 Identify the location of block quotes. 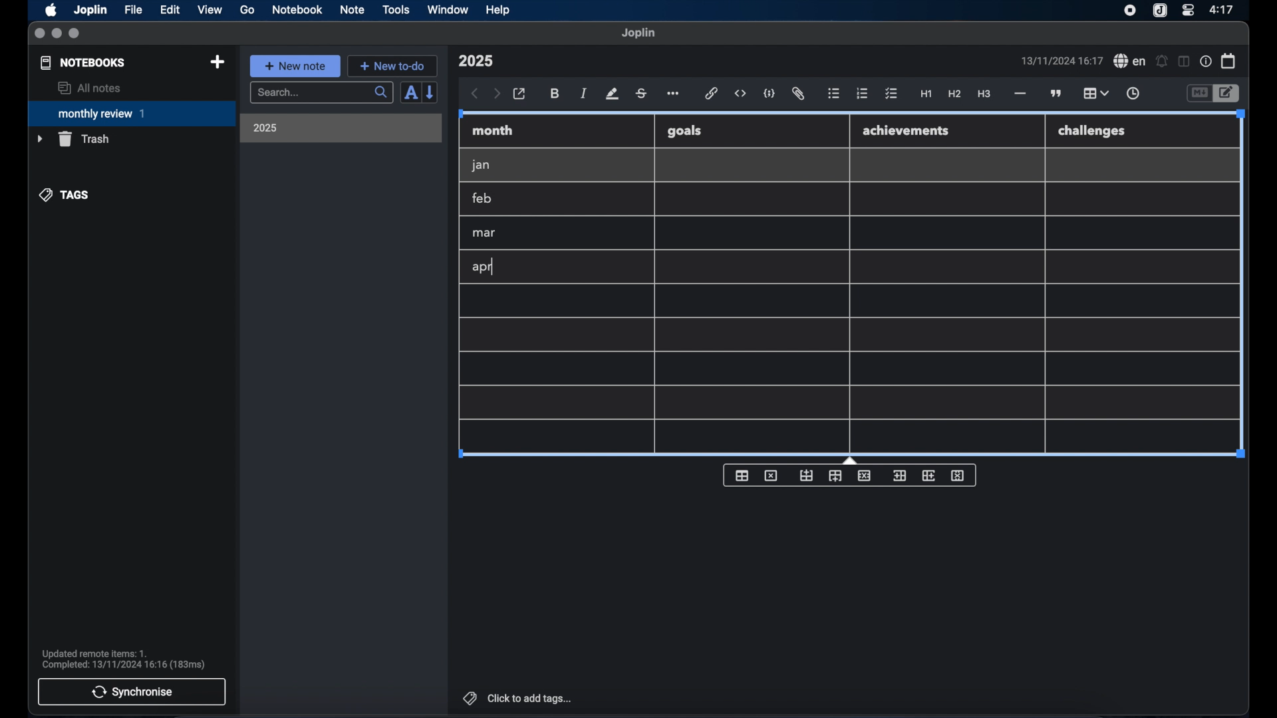
(1057, 94).